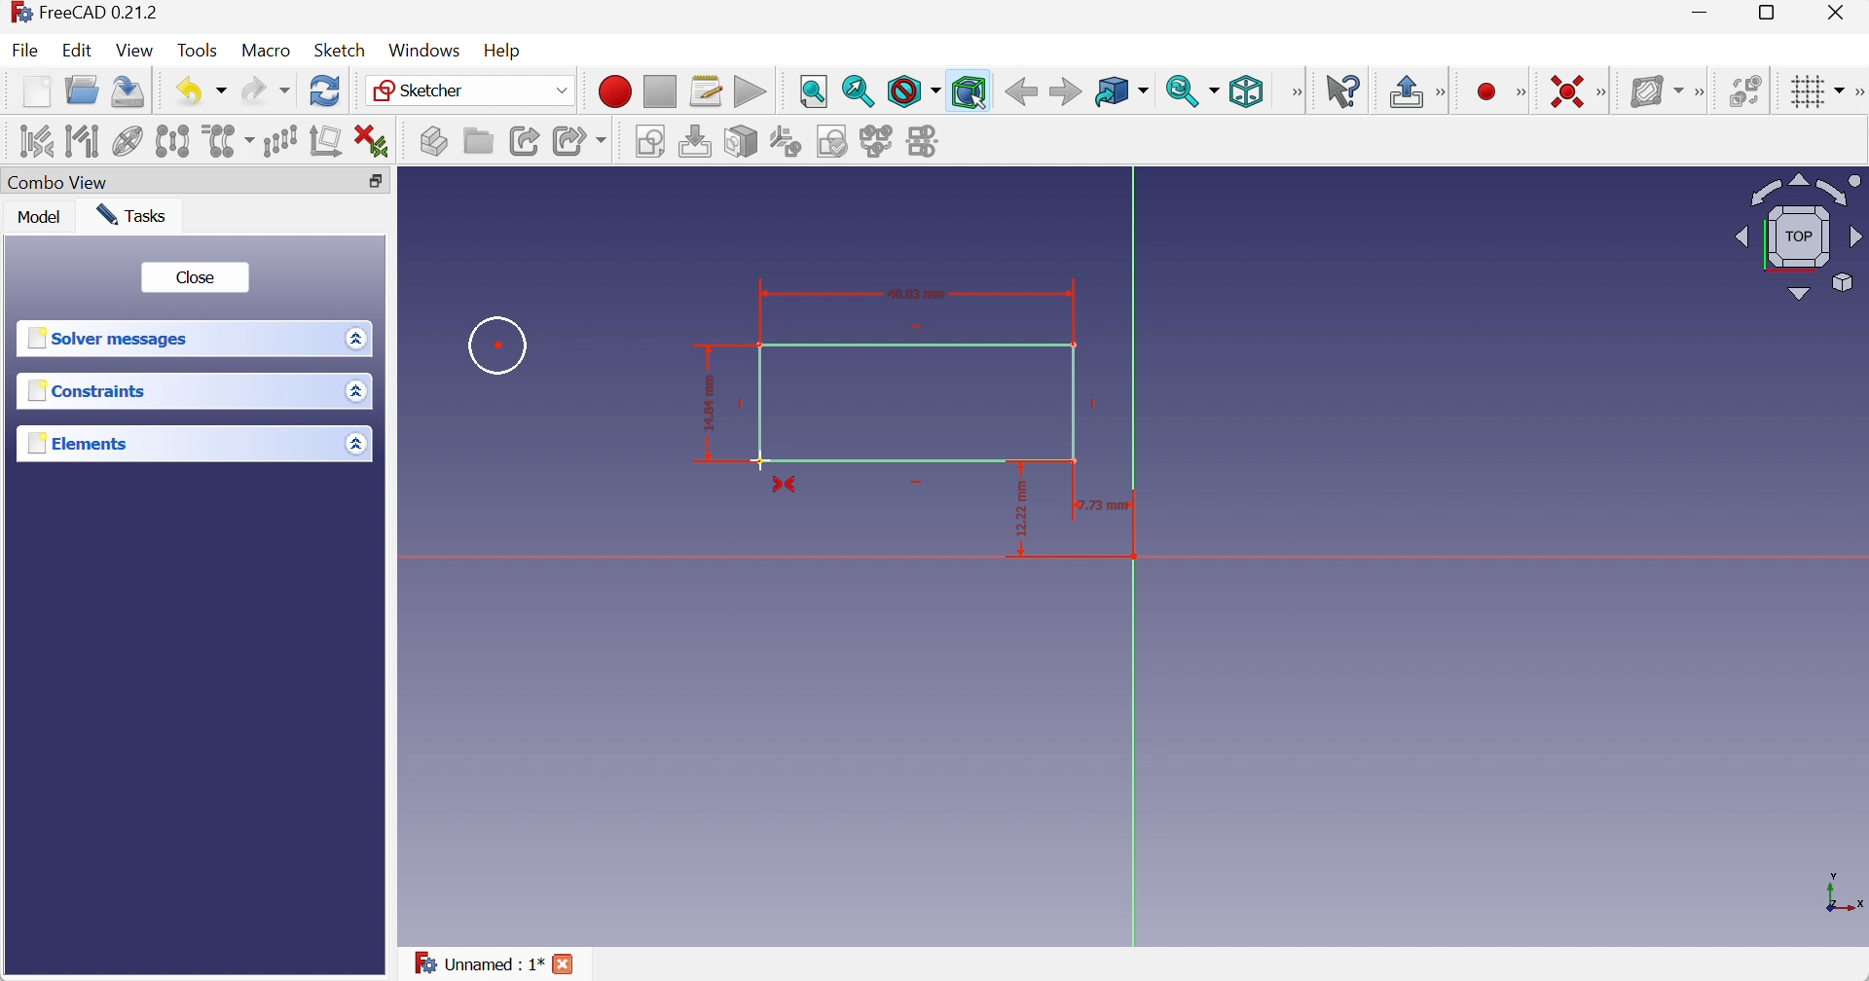 The image size is (1869, 981). I want to click on [Sketcher constraints], so click(1606, 91).